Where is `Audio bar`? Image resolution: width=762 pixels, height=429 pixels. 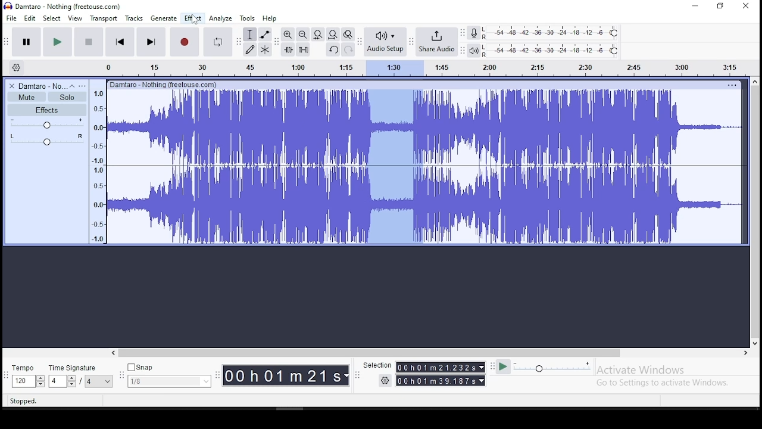 Audio bar is located at coordinates (413, 66).